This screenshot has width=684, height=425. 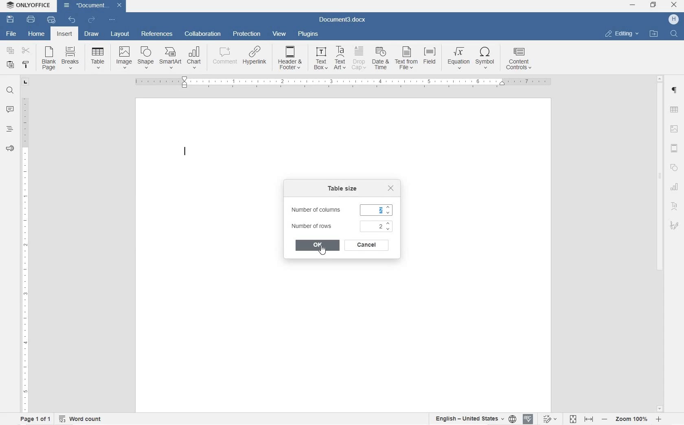 What do you see at coordinates (204, 34) in the screenshot?
I see `COLLABORATION` at bounding box center [204, 34].